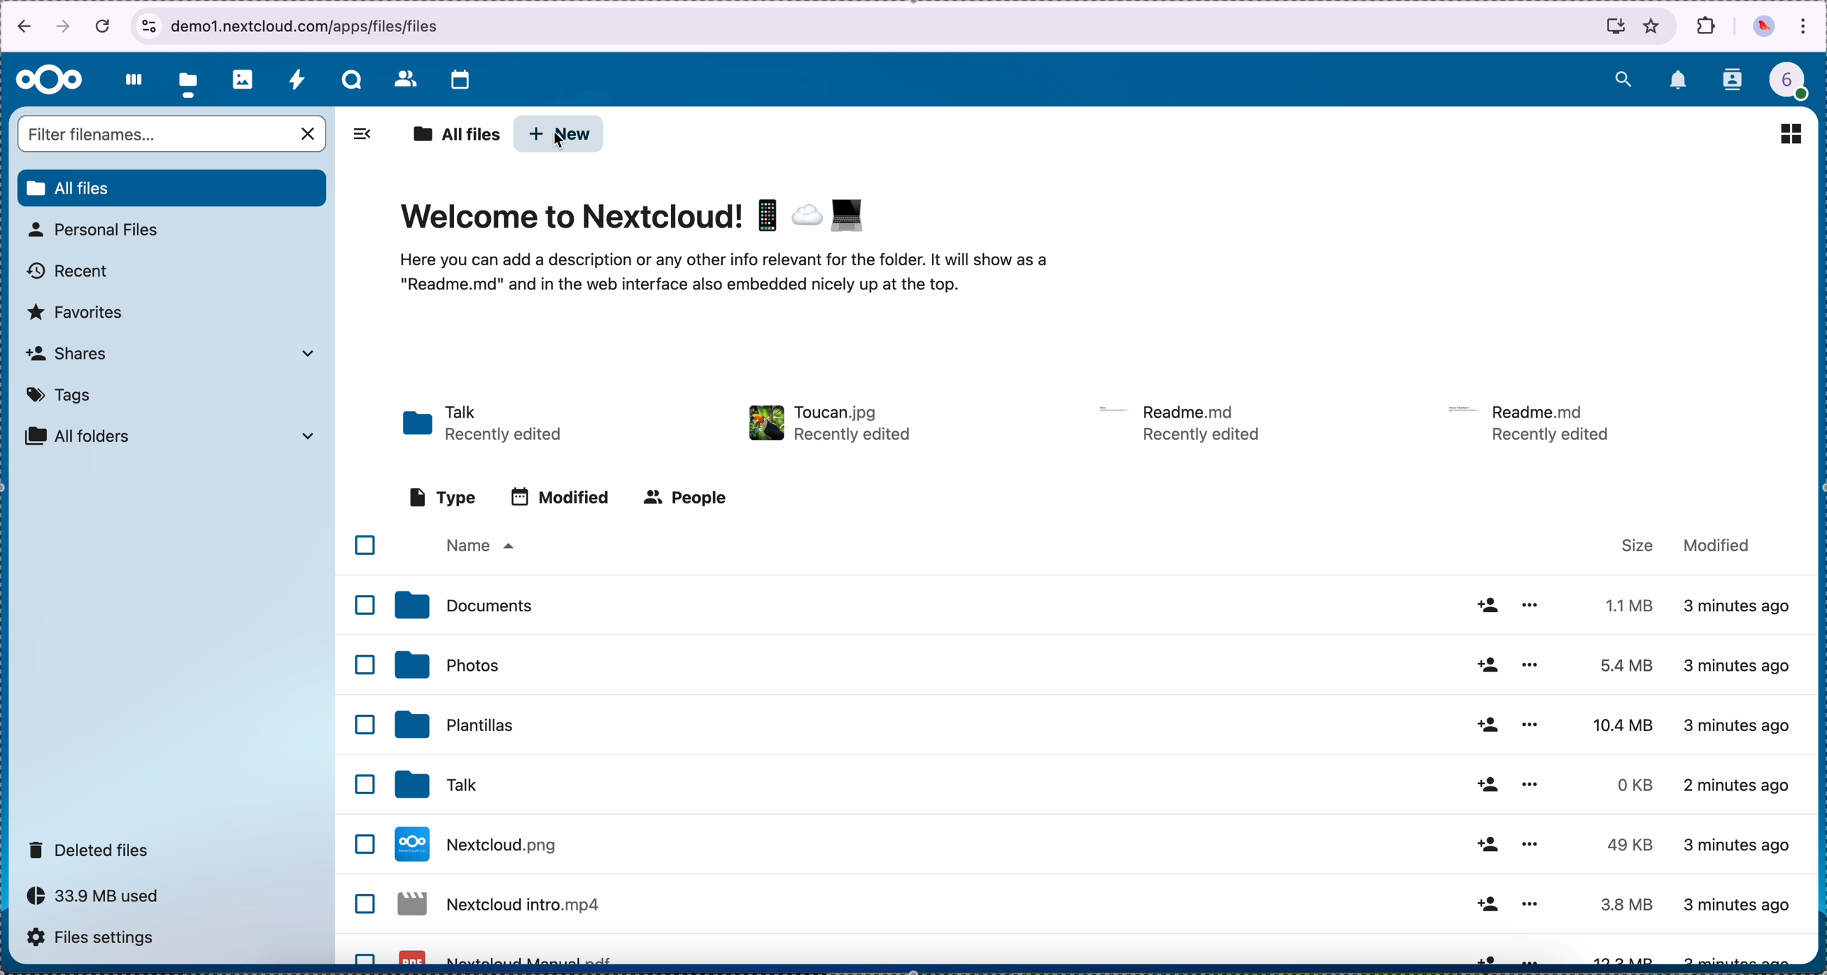 The image size is (1827, 975). Describe the element at coordinates (1530, 663) in the screenshot. I see `more options` at that location.